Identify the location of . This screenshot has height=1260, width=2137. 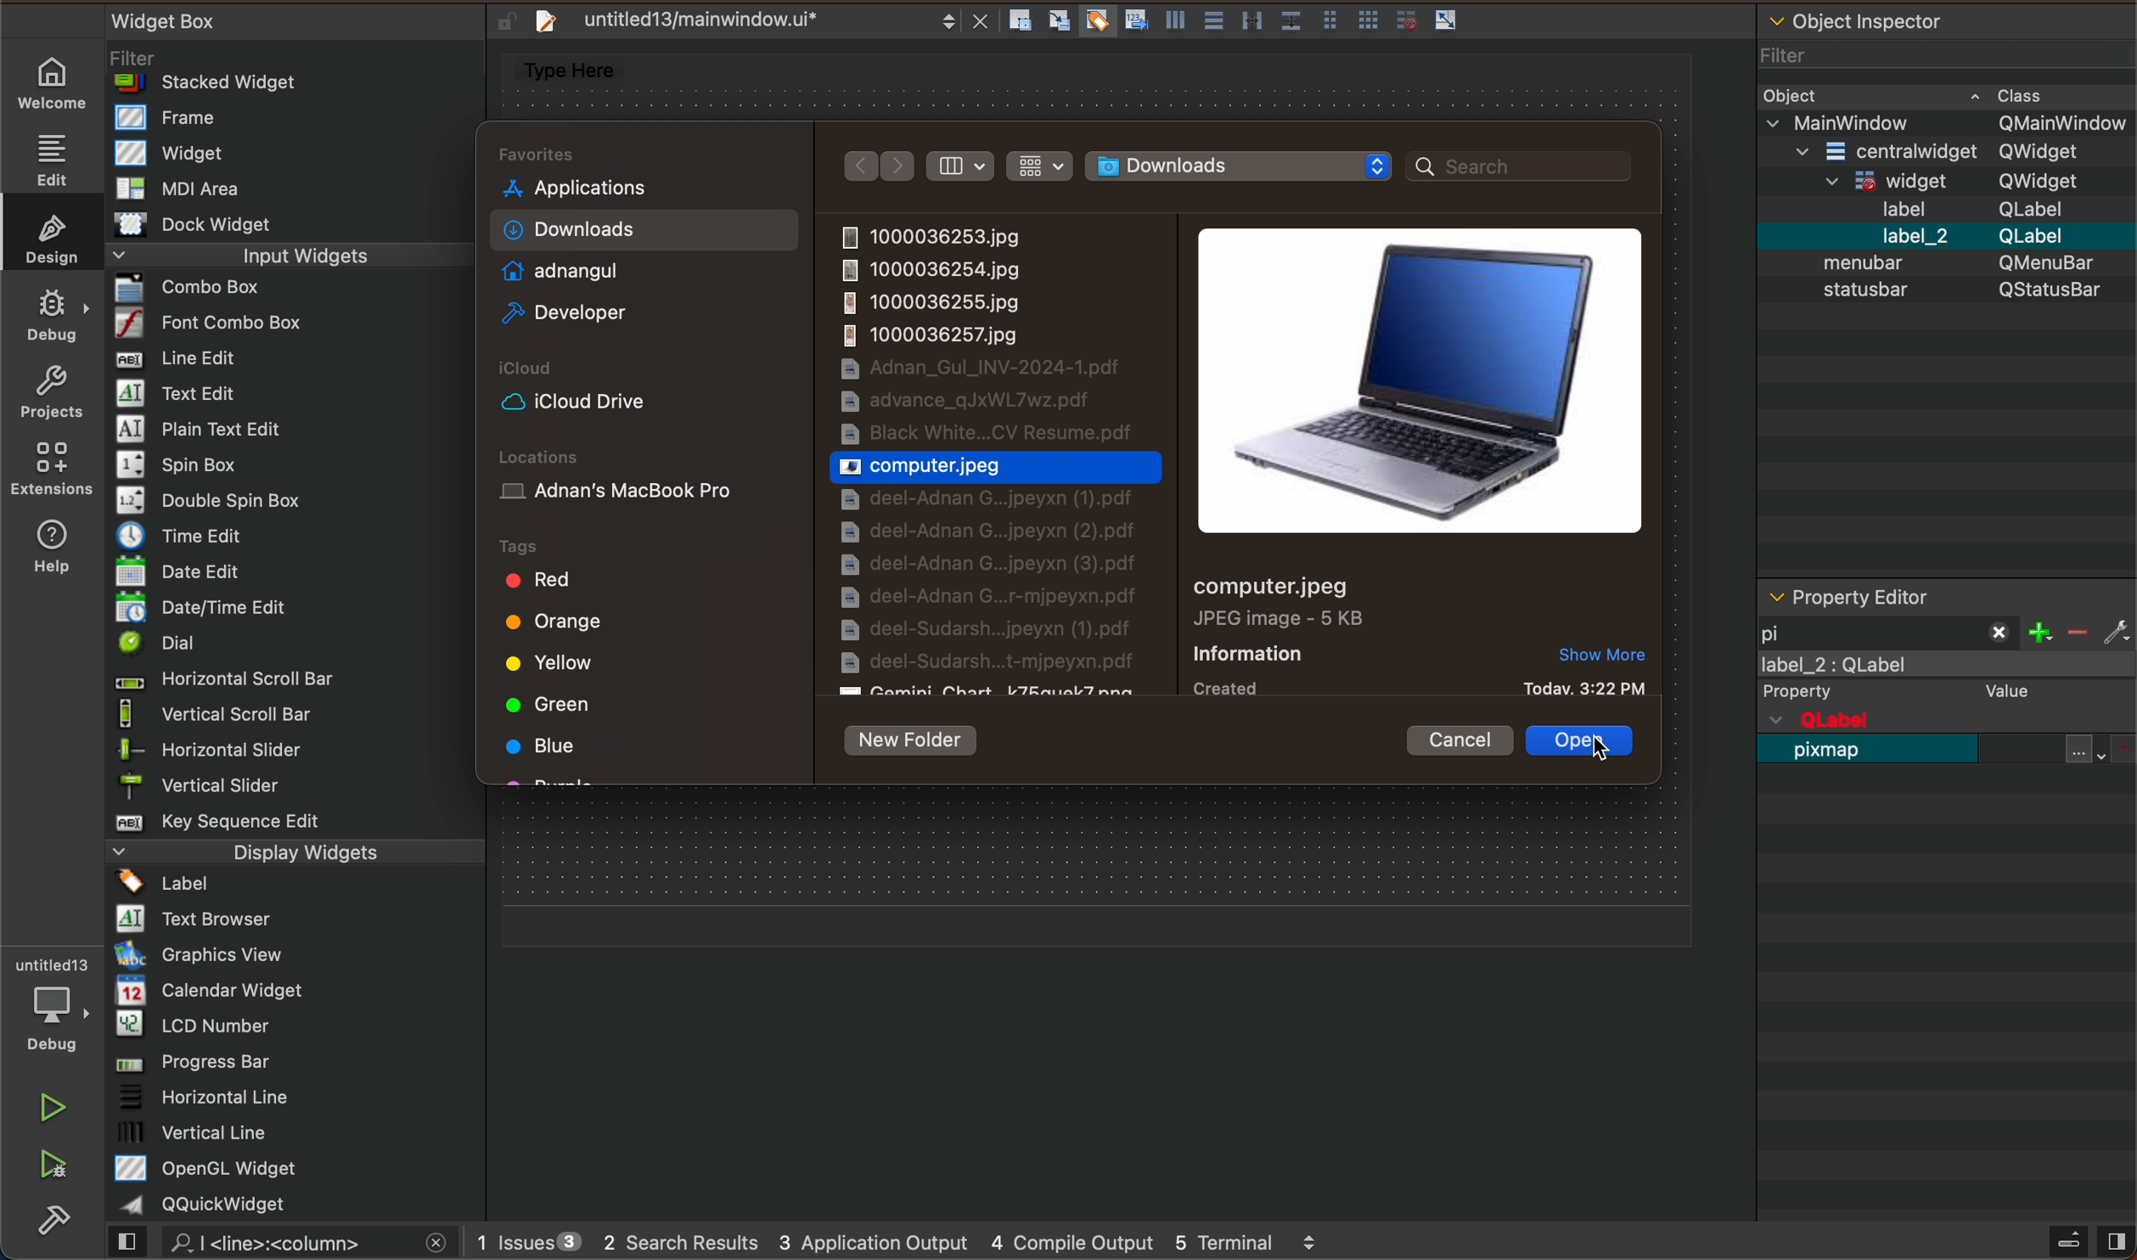
(2070, 1242).